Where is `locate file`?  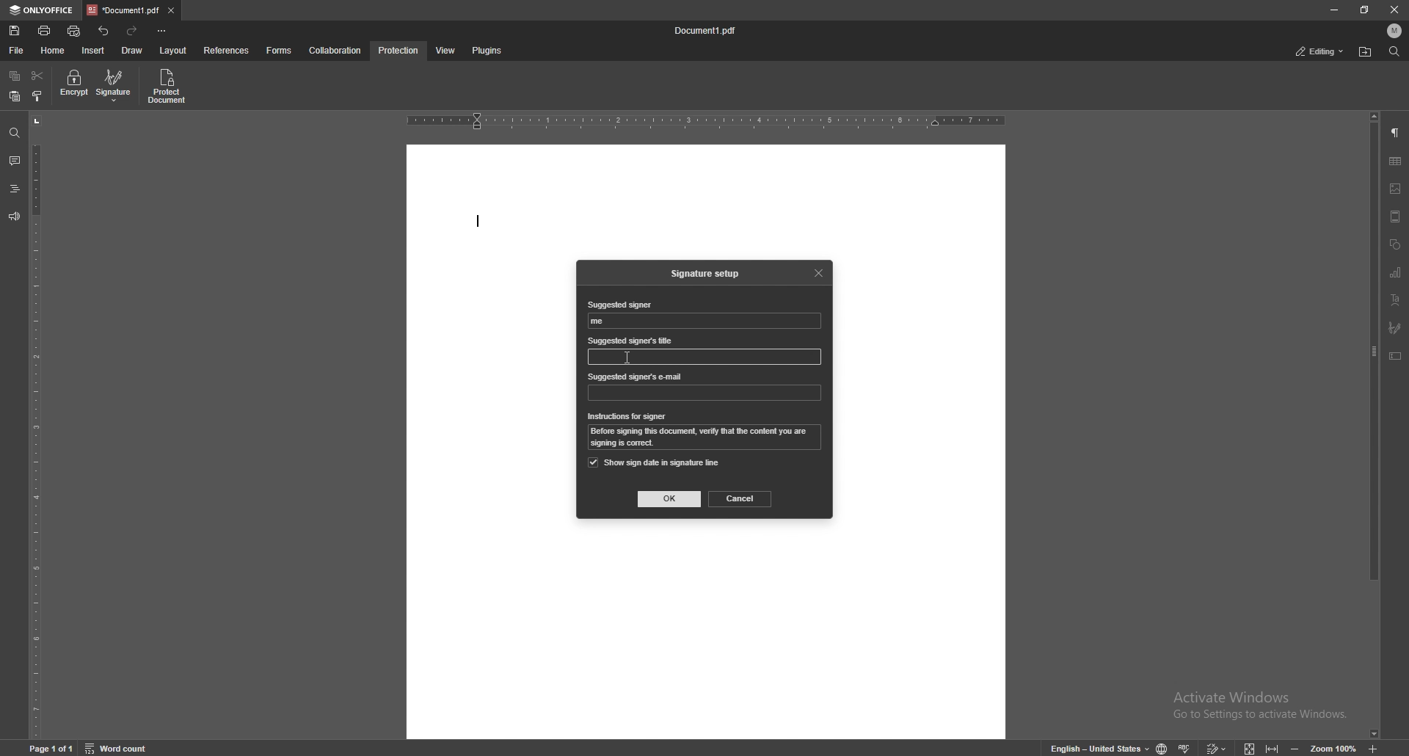 locate file is located at coordinates (1365, 53).